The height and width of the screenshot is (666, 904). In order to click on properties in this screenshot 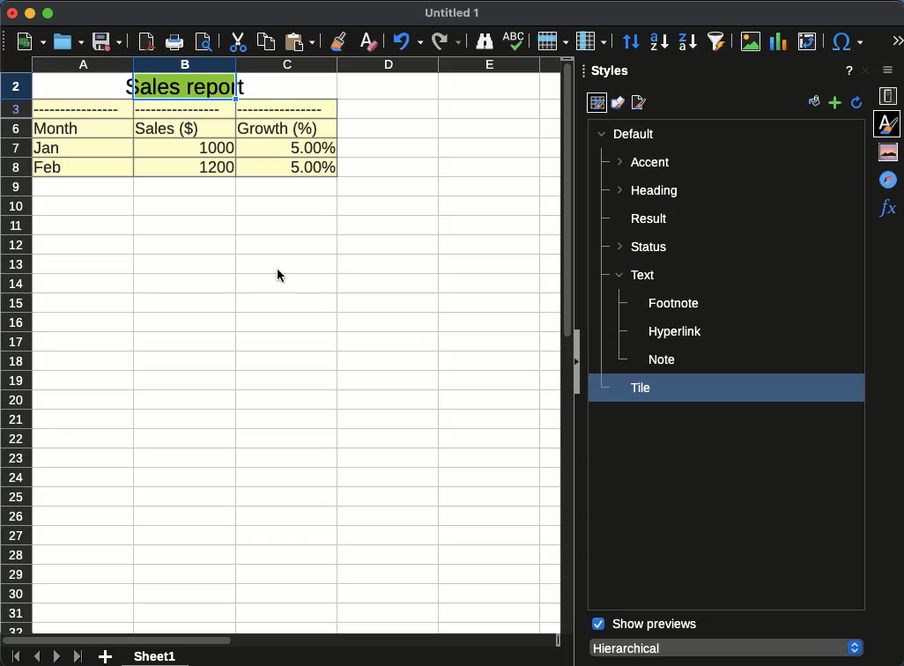, I will do `click(891, 97)`.